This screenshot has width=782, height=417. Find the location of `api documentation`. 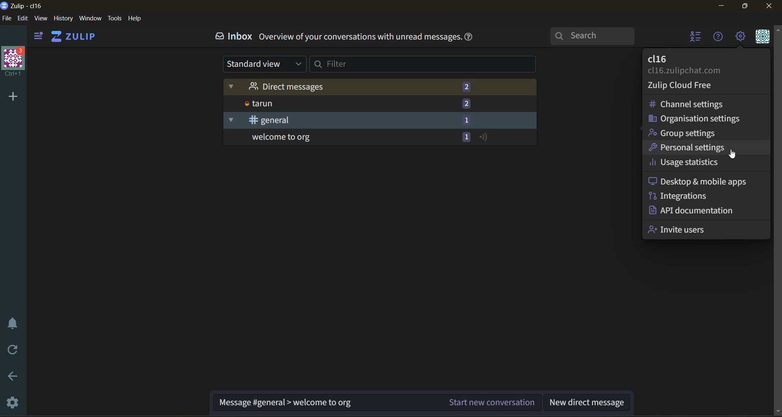

api documentation is located at coordinates (707, 211).